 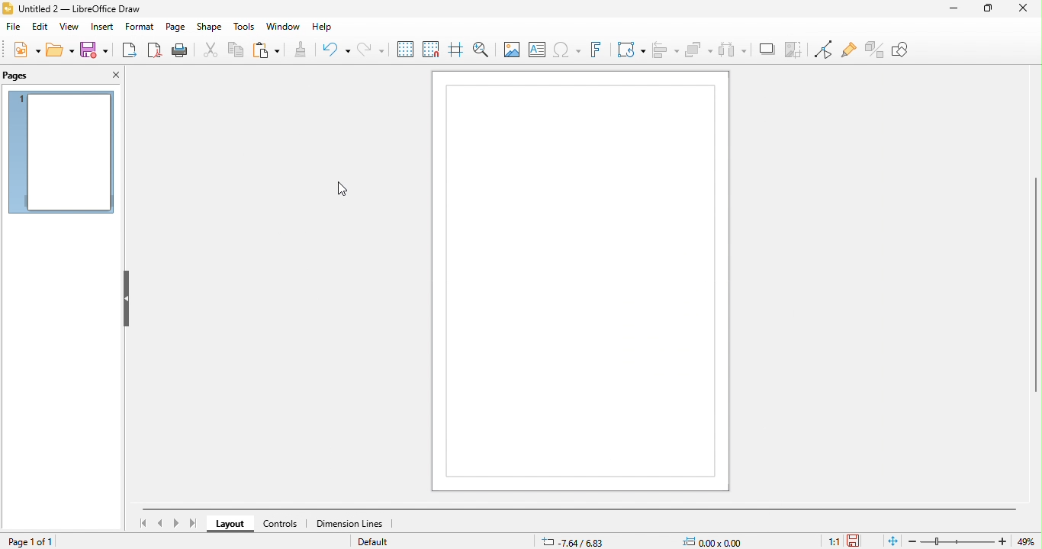 I want to click on fontwork test, so click(x=595, y=50).